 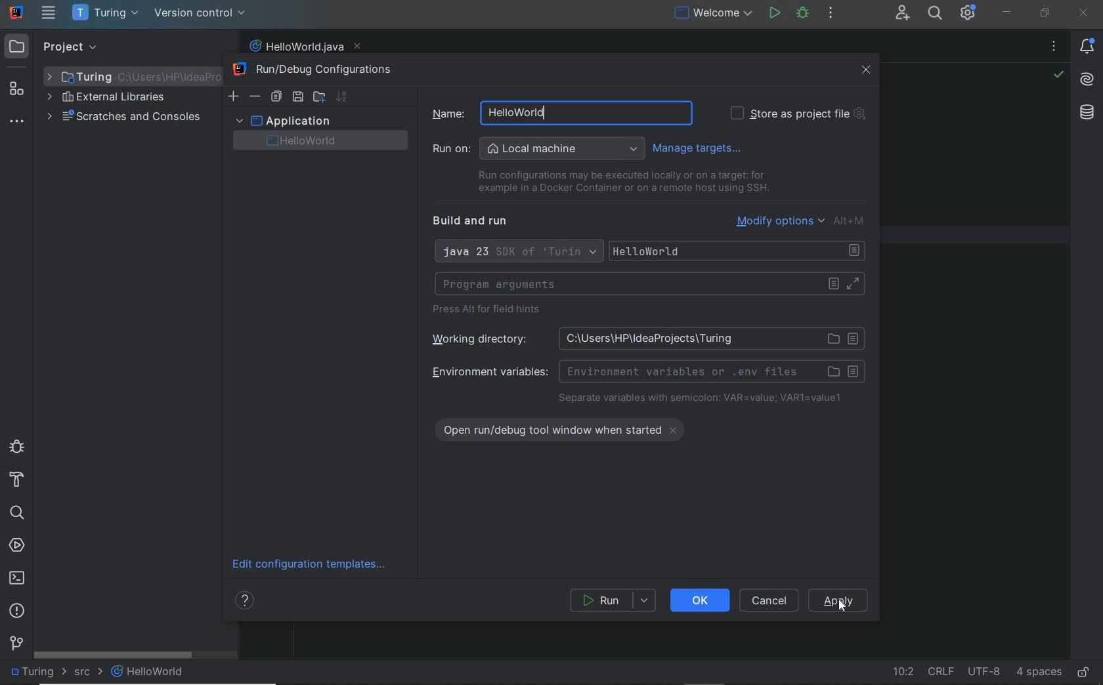 What do you see at coordinates (831, 14) in the screenshot?
I see `more actions` at bounding box center [831, 14].